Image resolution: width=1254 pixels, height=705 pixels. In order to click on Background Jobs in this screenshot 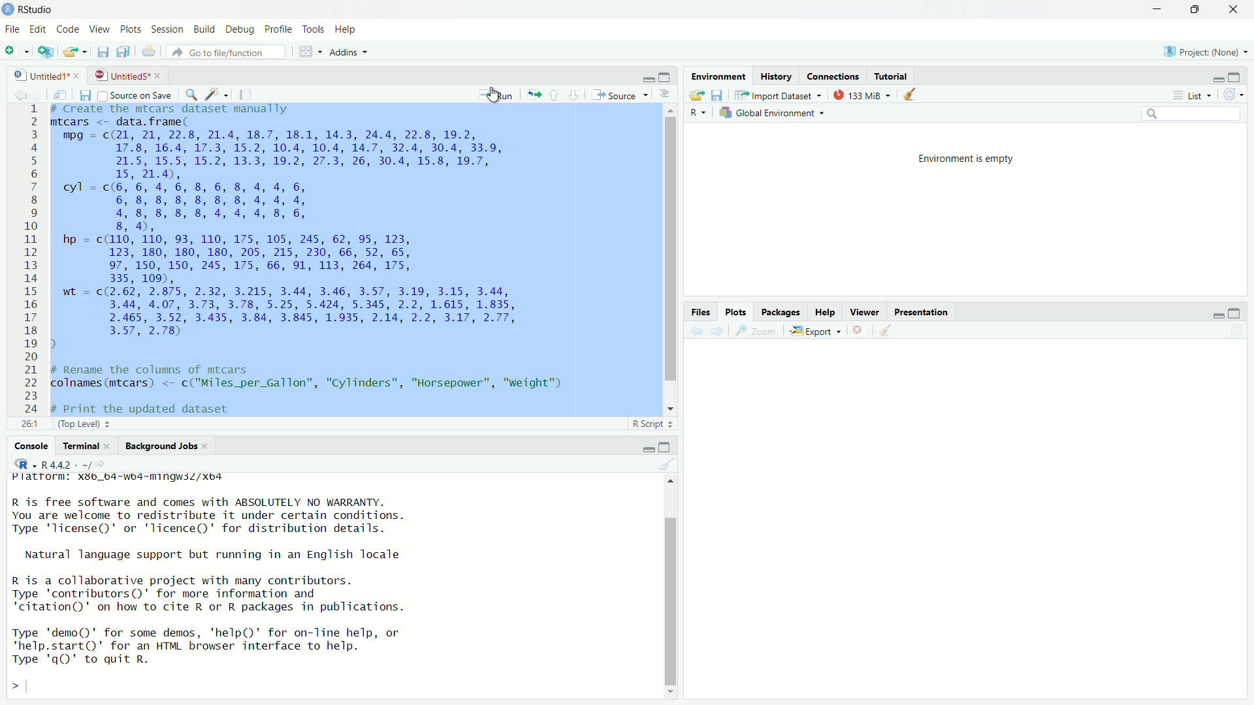, I will do `click(167, 445)`.